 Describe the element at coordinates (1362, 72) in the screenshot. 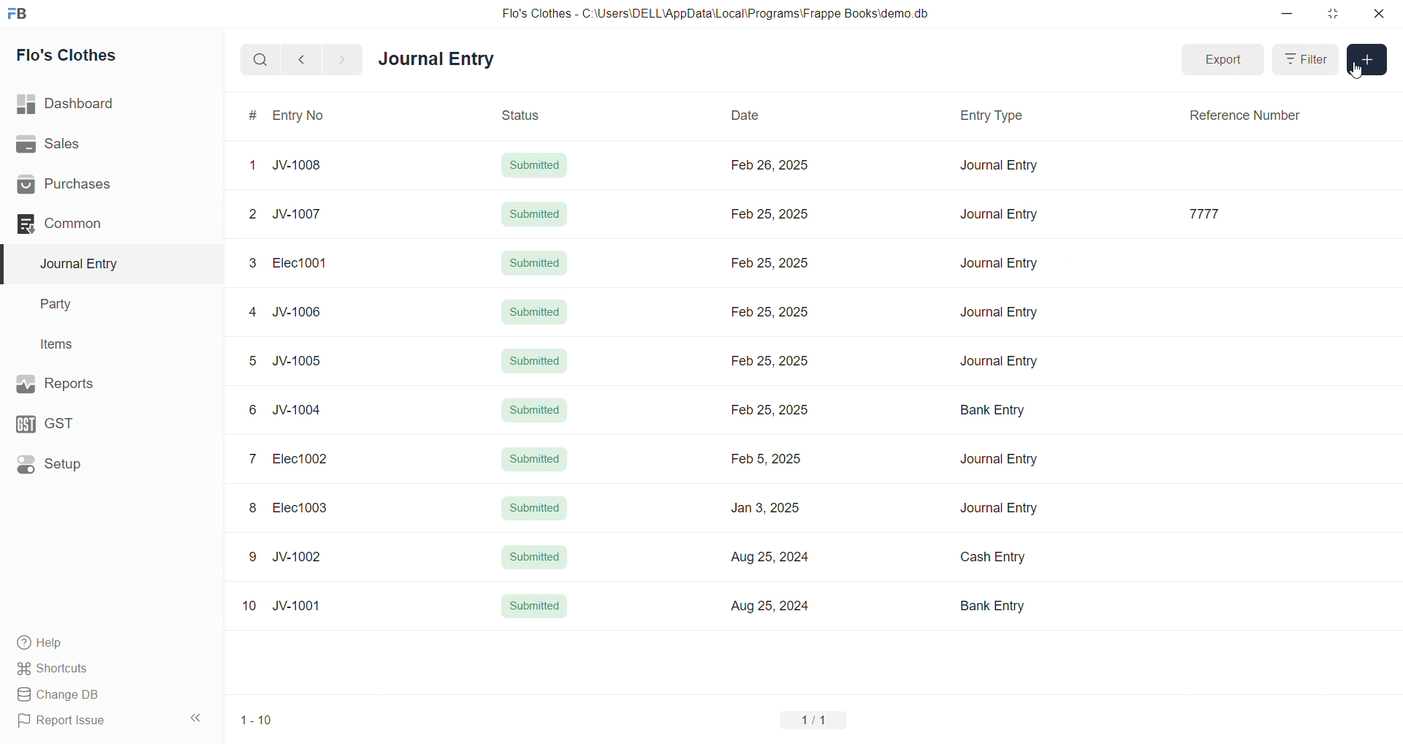

I see `cursor` at that location.